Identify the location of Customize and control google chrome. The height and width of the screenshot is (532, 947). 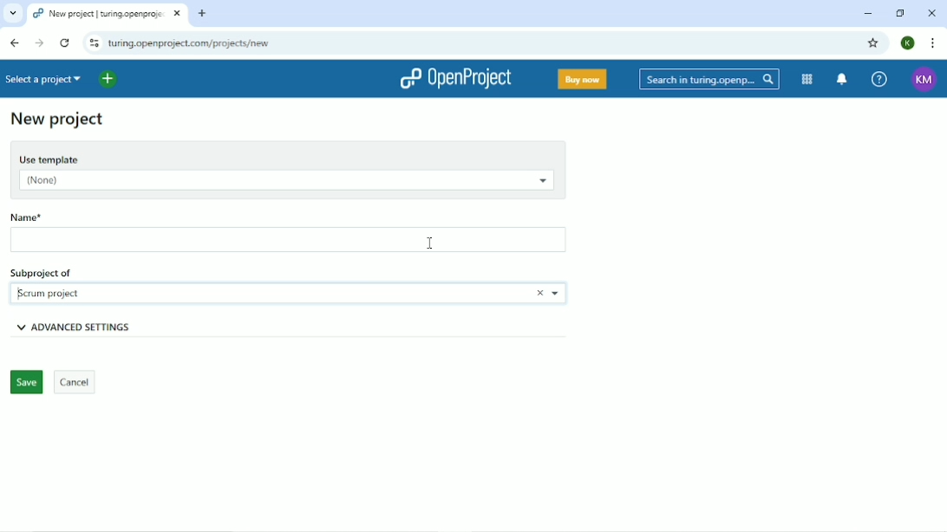
(933, 42).